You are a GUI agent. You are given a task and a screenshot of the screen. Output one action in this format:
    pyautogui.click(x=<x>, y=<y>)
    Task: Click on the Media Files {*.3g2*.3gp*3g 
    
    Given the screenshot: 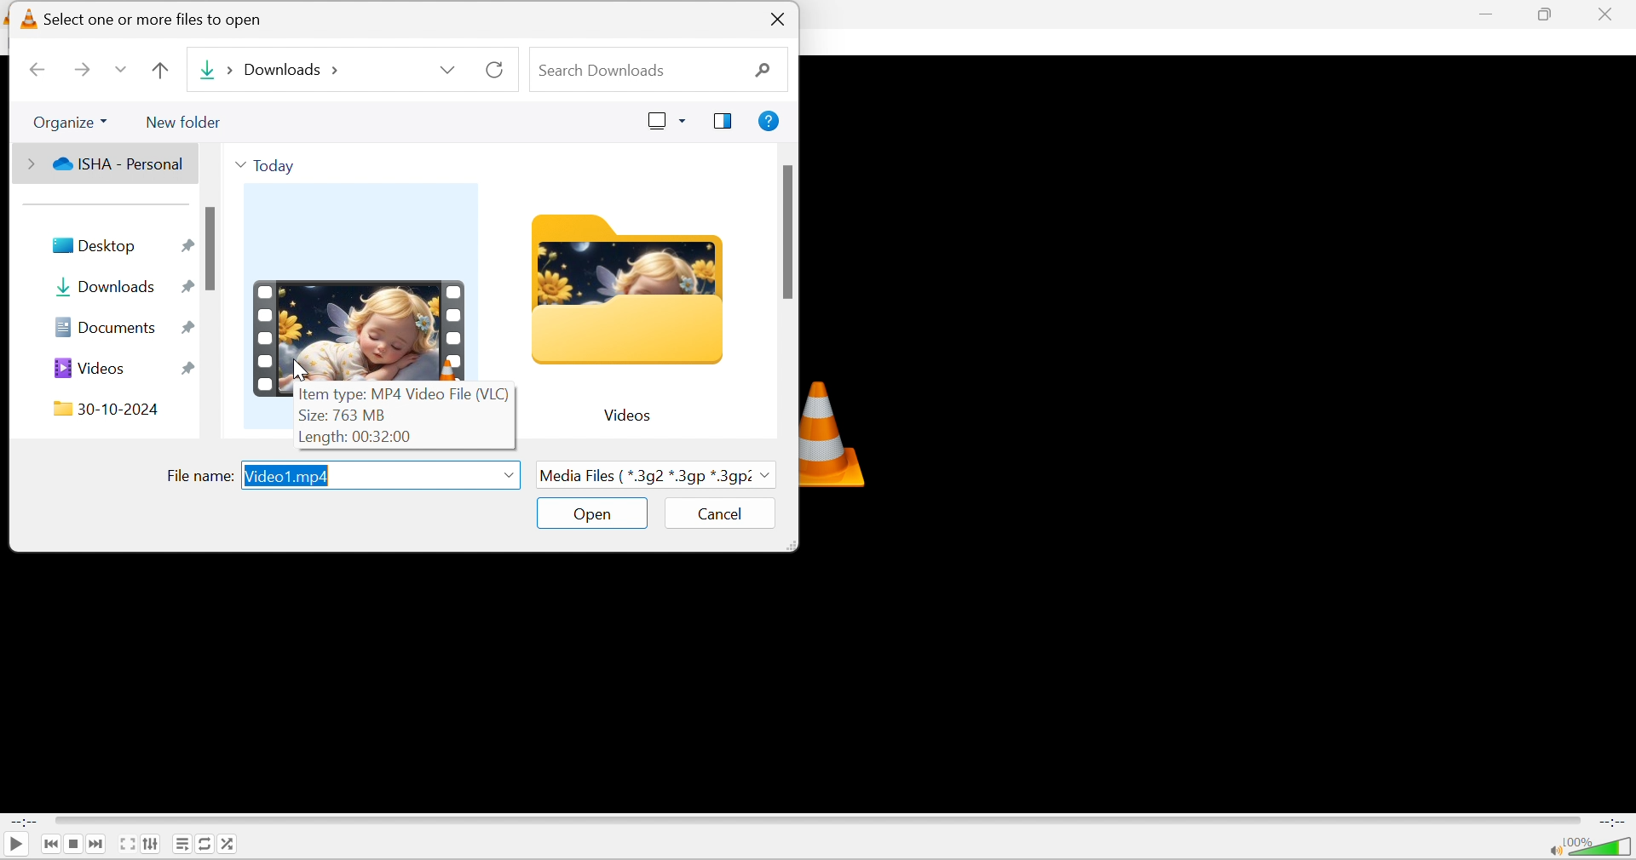 What is the action you would take?
    pyautogui.click(x=653, y=475)
    